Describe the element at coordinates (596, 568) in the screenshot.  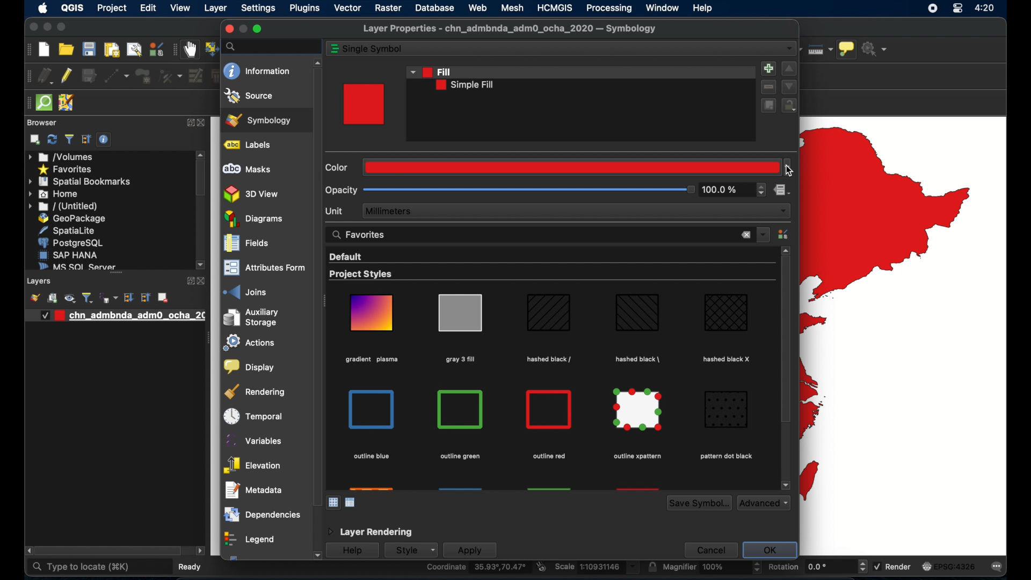
I see `scale` at that location.